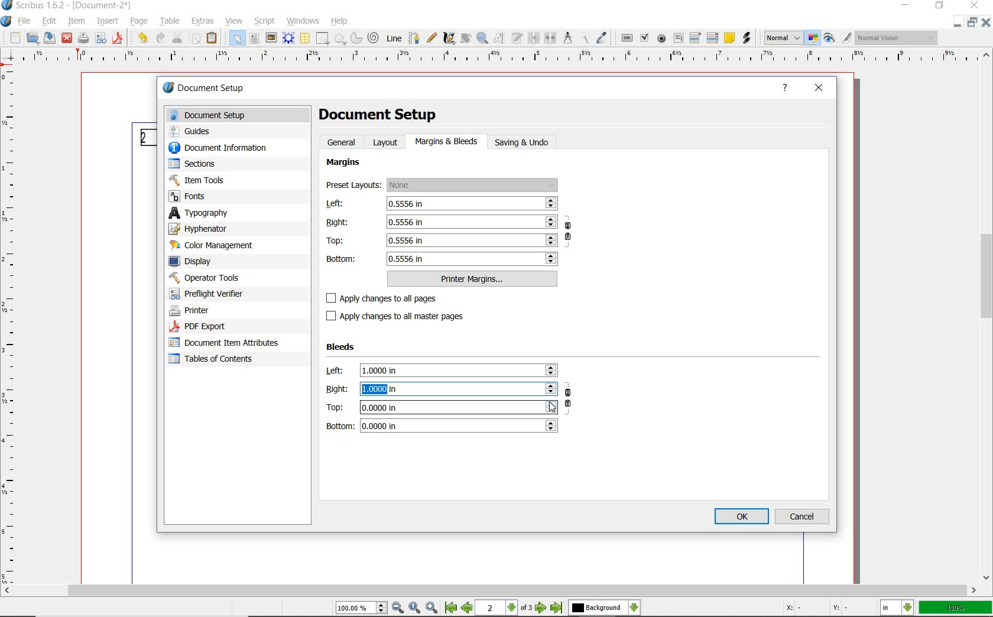 This screenshot has height=617, width=993. I want to click on visual appearance of the display, so click(898, 38).